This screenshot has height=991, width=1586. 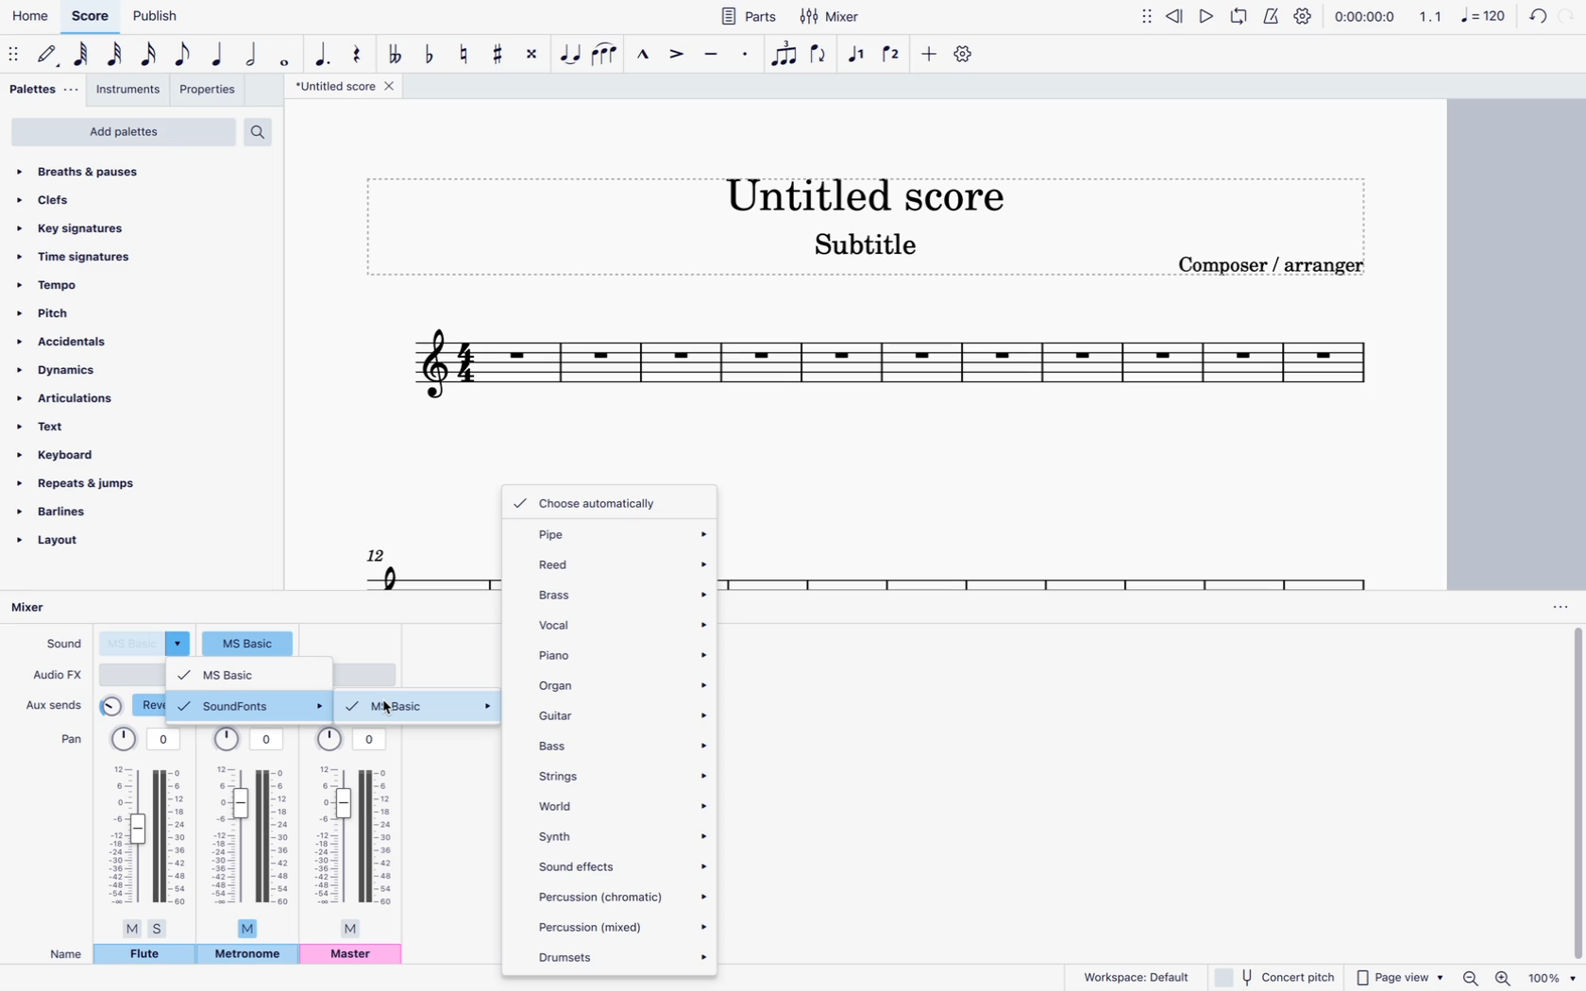 I want to click on metronome, so click(x=248, y=956).